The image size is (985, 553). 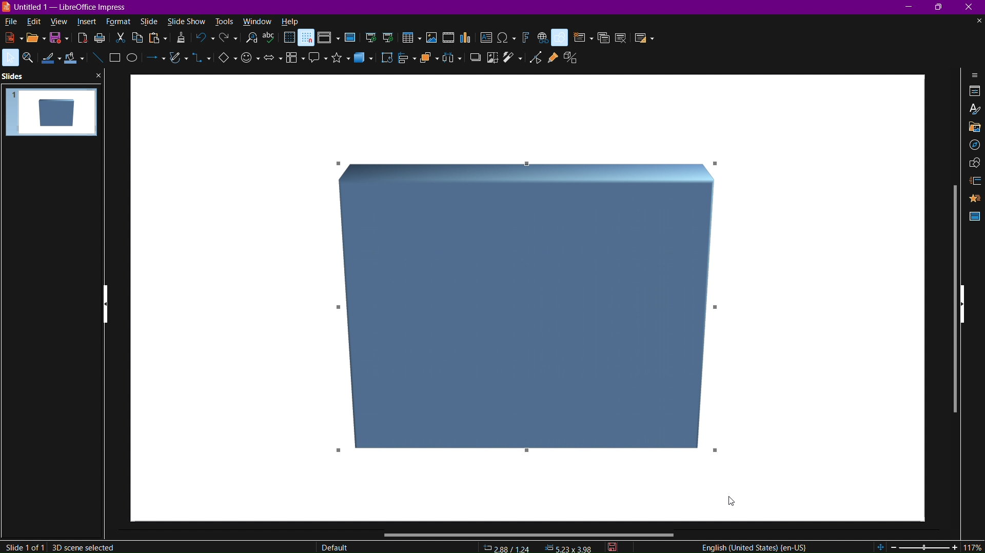 What do you see at coordinates (432, 38) in the screenshot?
I see `Insert Image` at bounding box center [432, 38].